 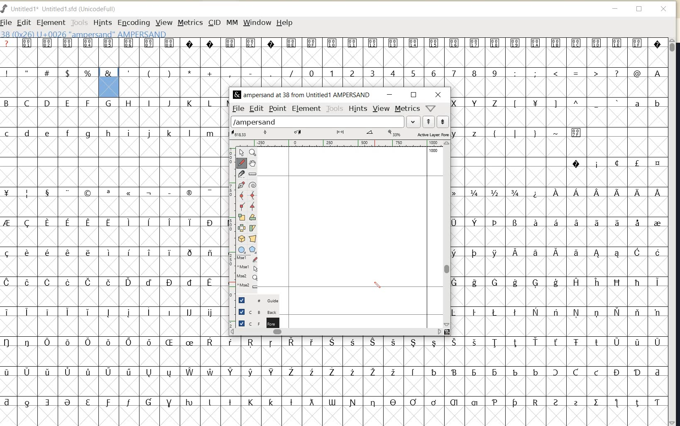 What do you see at coordinates (102, 23) in the screenshot?
I see `HINTS` at bounding box center [102, 23].